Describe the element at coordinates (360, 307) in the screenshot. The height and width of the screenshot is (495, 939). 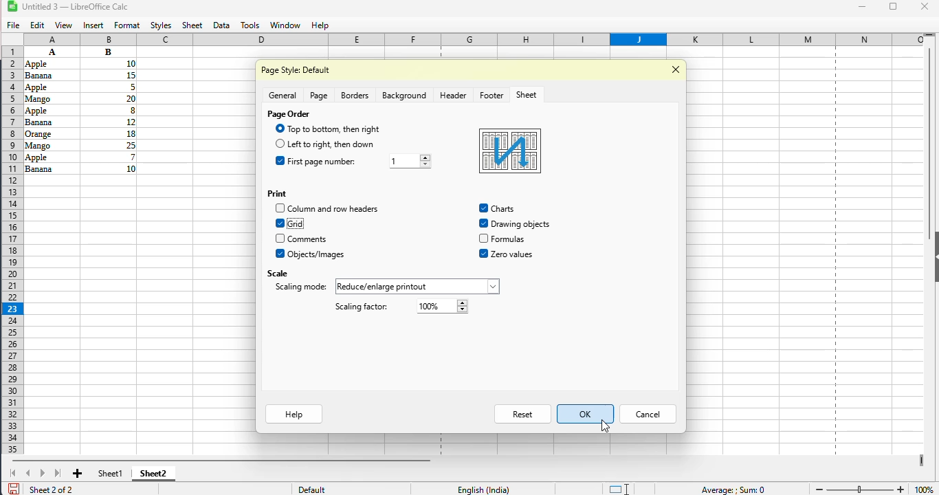
I see `scaling factor: 100%` at that location.